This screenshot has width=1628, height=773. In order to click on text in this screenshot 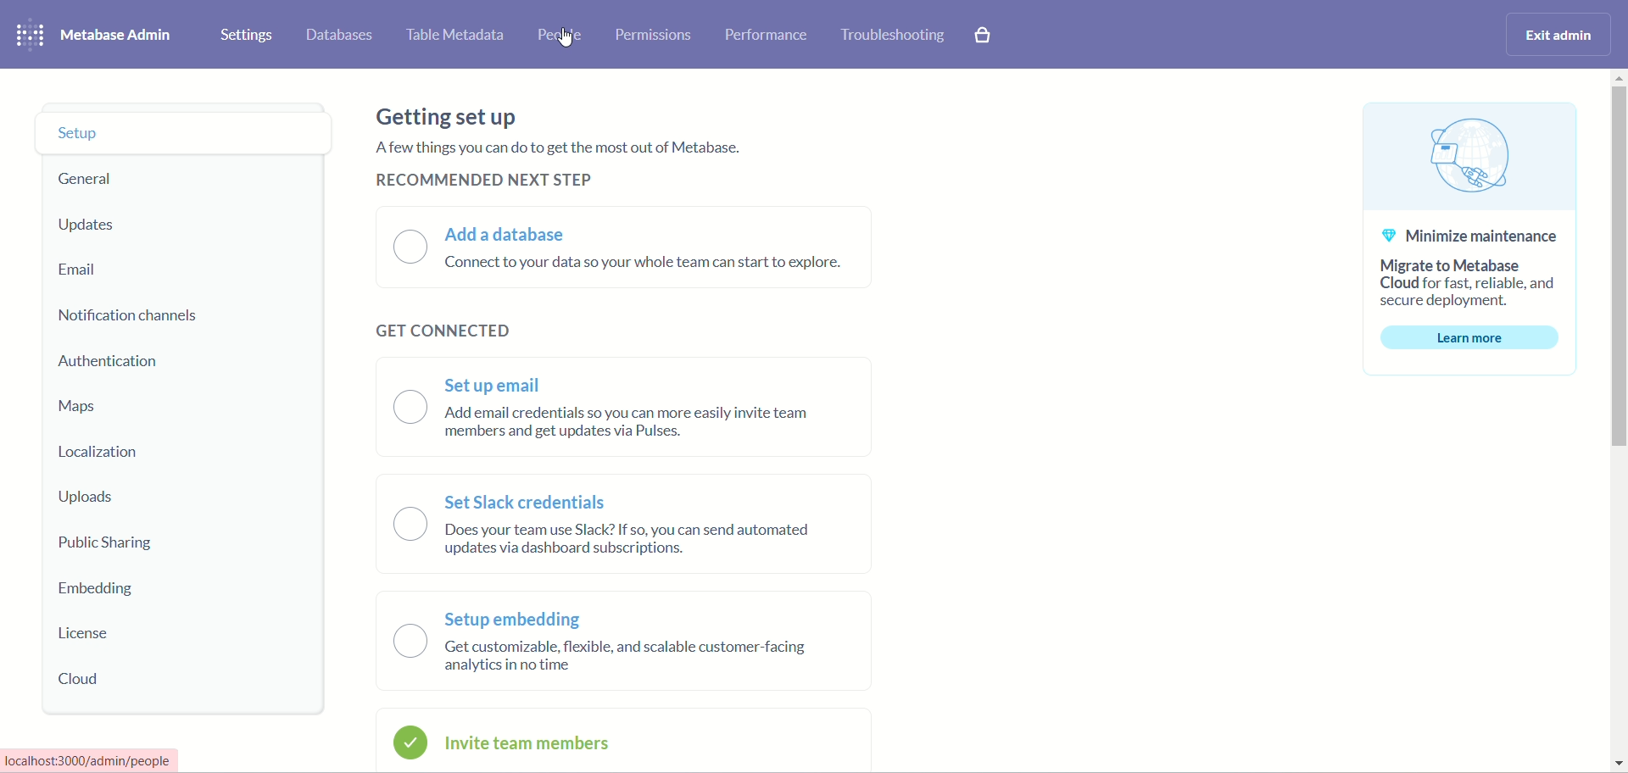, I will do `click(558, 148)`.